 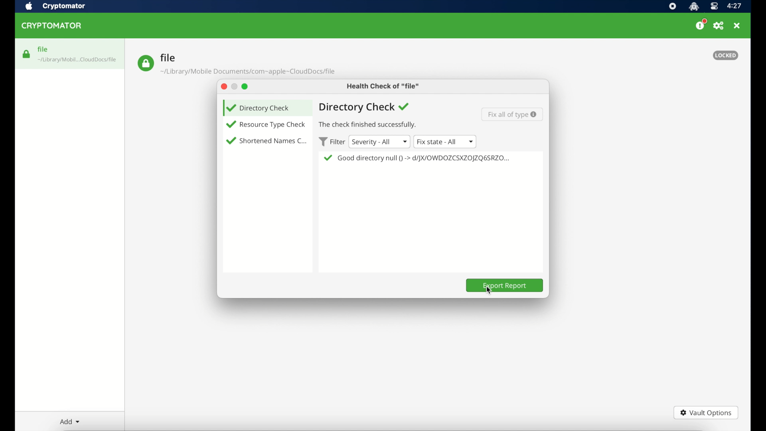 I want to click on health check of file, so click(x=383, y=86).